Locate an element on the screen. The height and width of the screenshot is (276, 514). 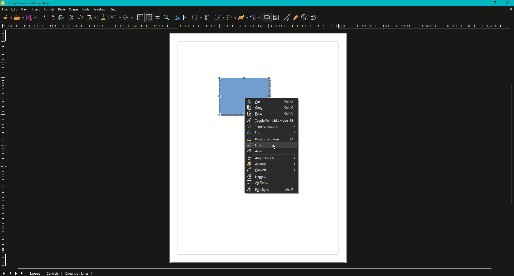
Show Draw Function is located at coordinates (313, 17).